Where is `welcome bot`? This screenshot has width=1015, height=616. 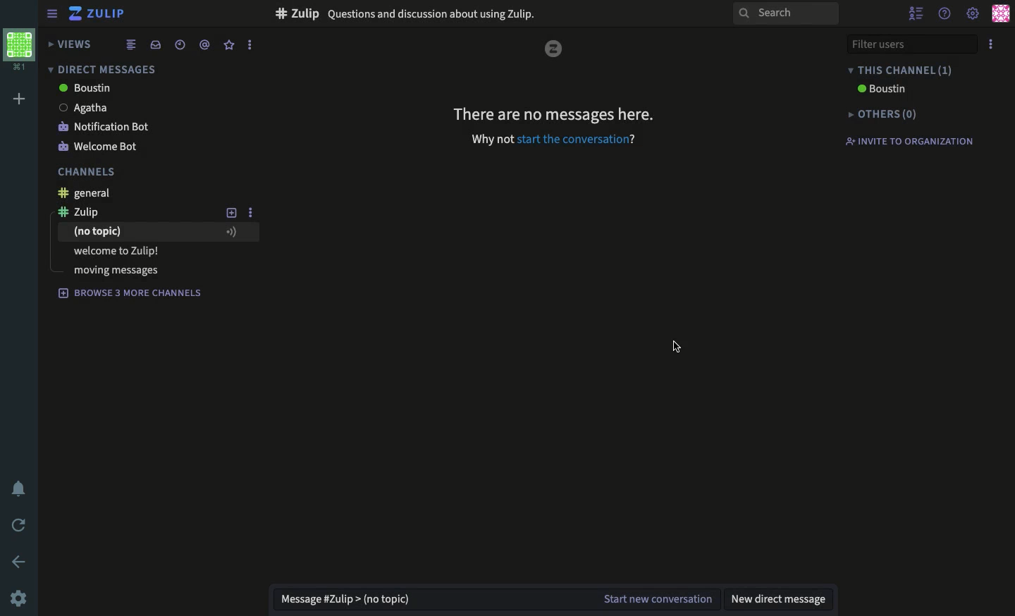 welcome bot is located at coordinates (101, 147).